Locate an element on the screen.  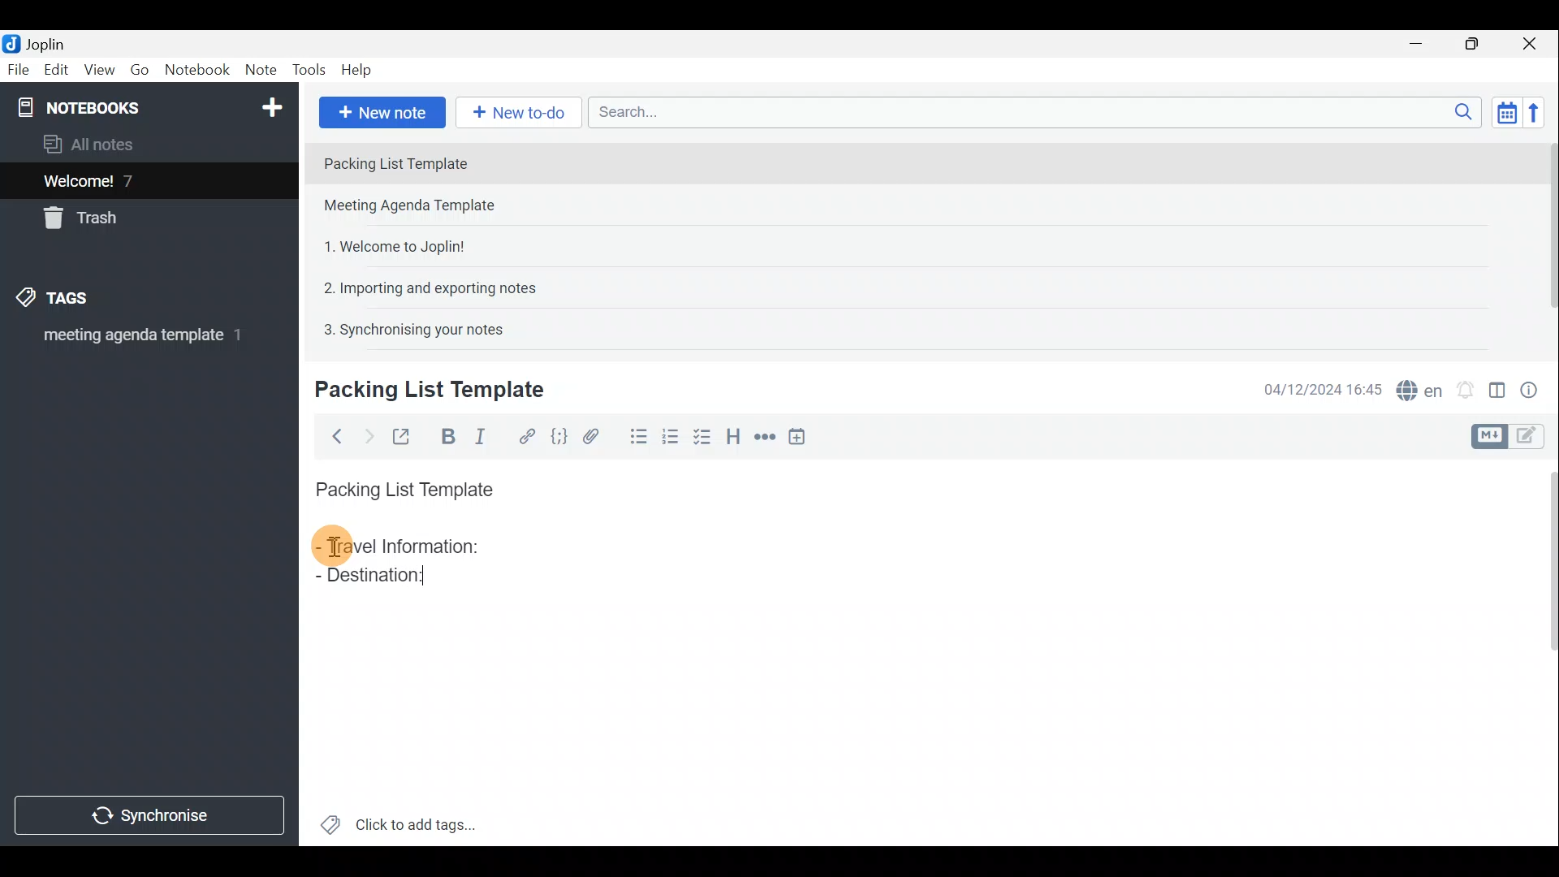
Reverse sort order is located at coordinates (1540, 111).